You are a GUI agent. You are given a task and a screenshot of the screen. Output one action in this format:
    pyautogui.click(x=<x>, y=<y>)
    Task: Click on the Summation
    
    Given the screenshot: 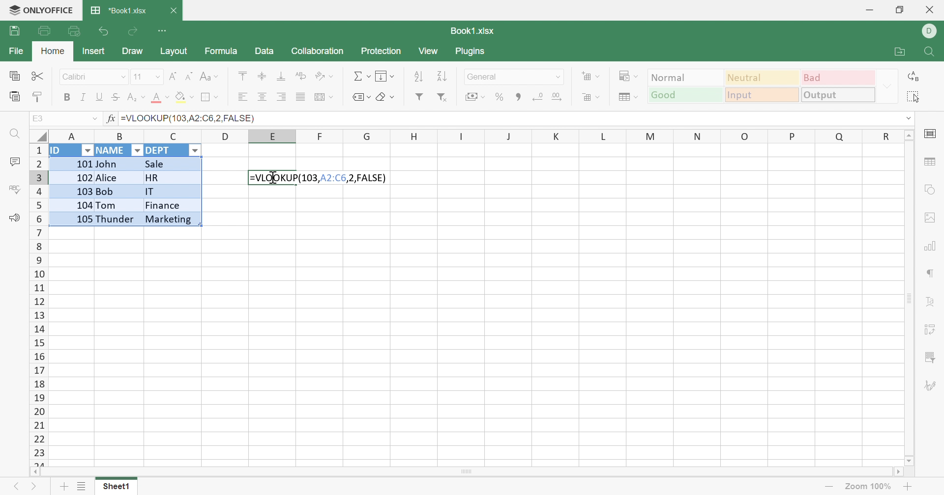 What is the action you would take?
    pyautogui.click(x=357, y=76)
    